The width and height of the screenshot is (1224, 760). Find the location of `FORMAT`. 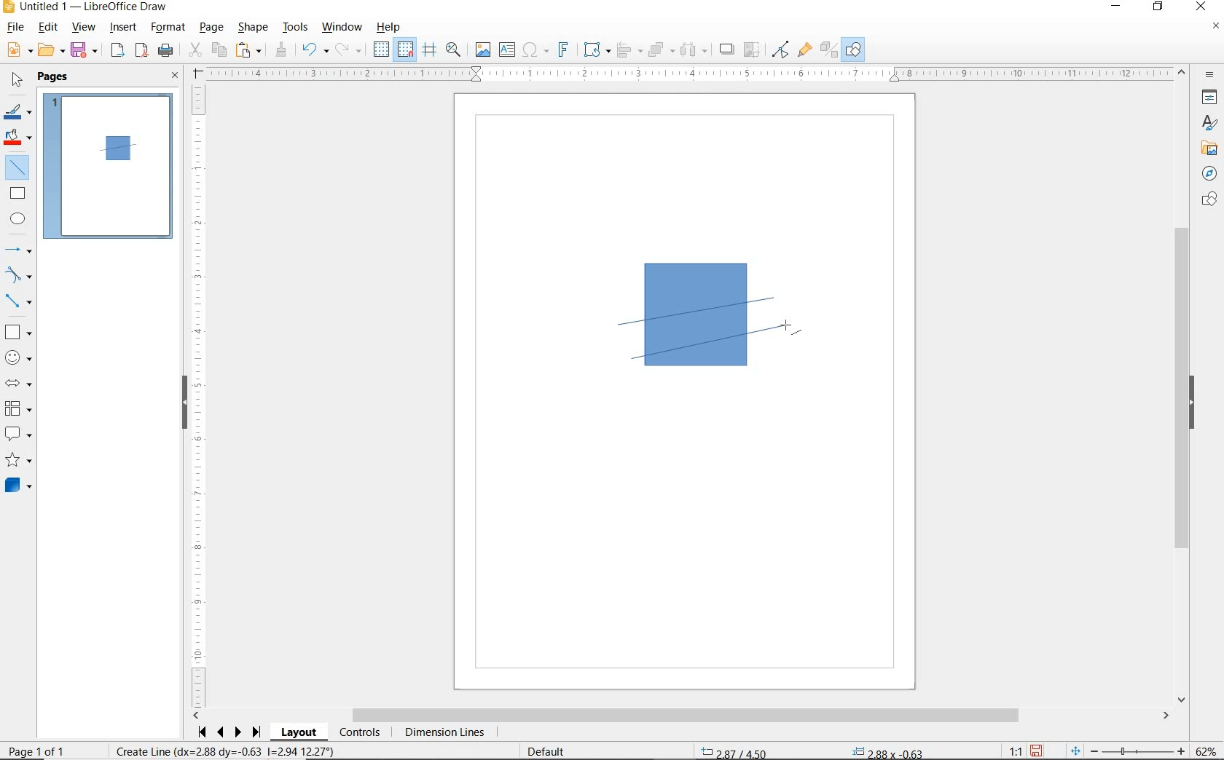

FORMAT is located at coordinates (168, 28).